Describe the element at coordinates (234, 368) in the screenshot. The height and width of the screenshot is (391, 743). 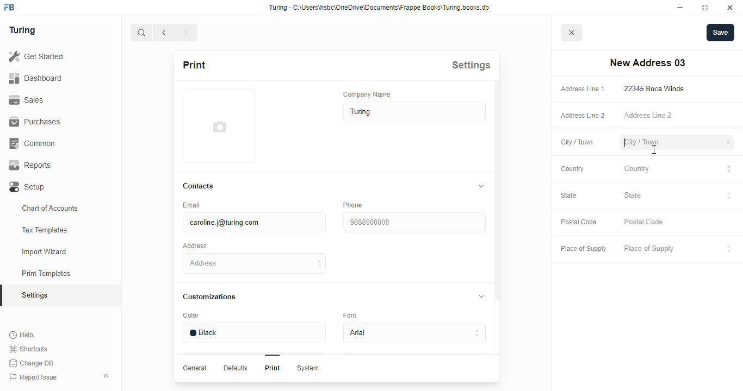
I see `Defaults` at that location.